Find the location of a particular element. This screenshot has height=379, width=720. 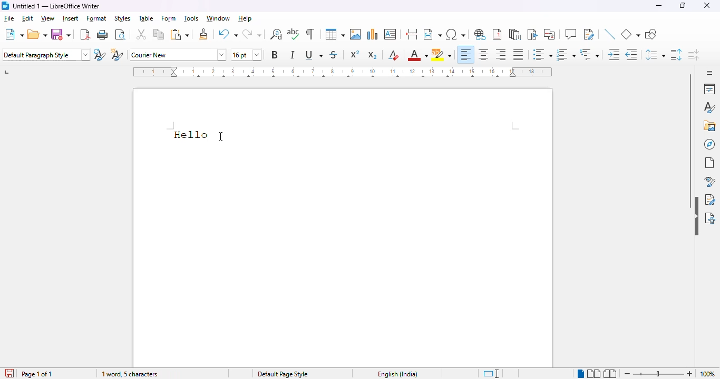

cut is located at coordinates (141, 34).